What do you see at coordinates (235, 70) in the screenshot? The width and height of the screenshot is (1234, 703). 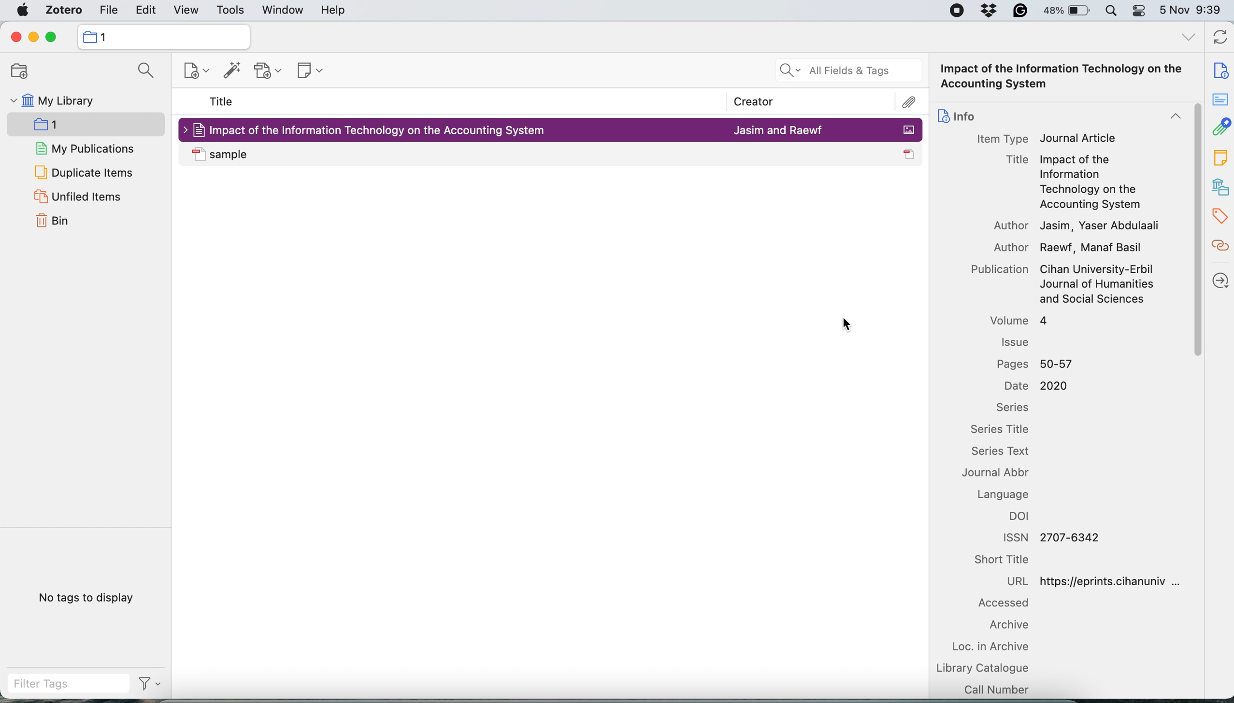 I see `add item by identifier` at bounding box center [235, 70].